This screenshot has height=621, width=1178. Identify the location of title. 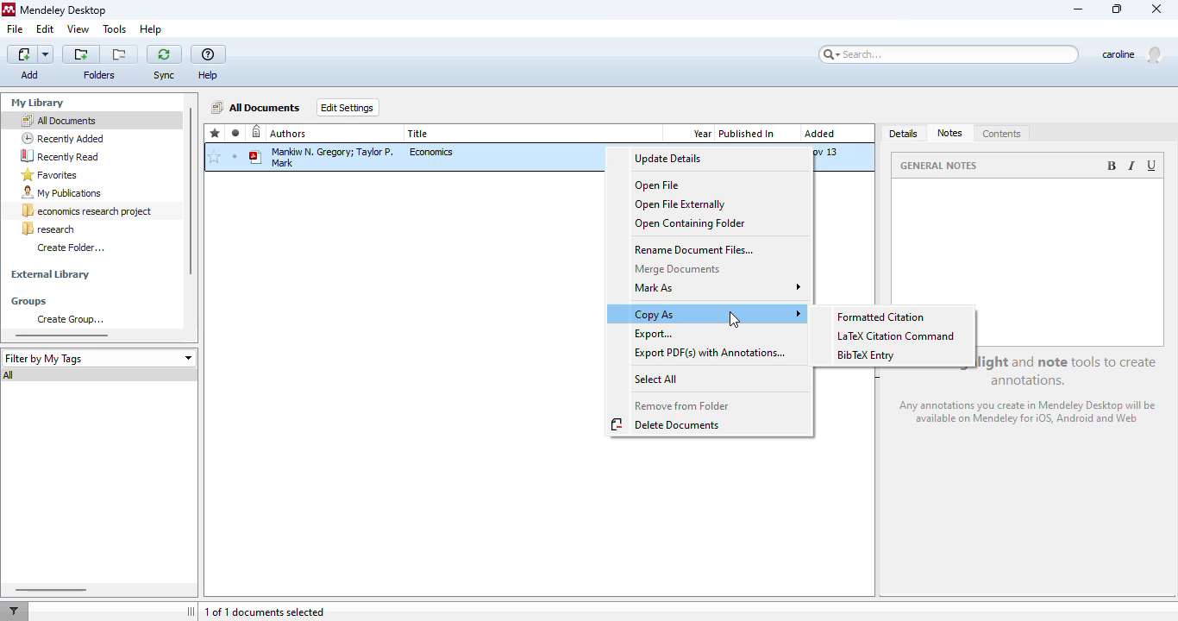
(419, 134).